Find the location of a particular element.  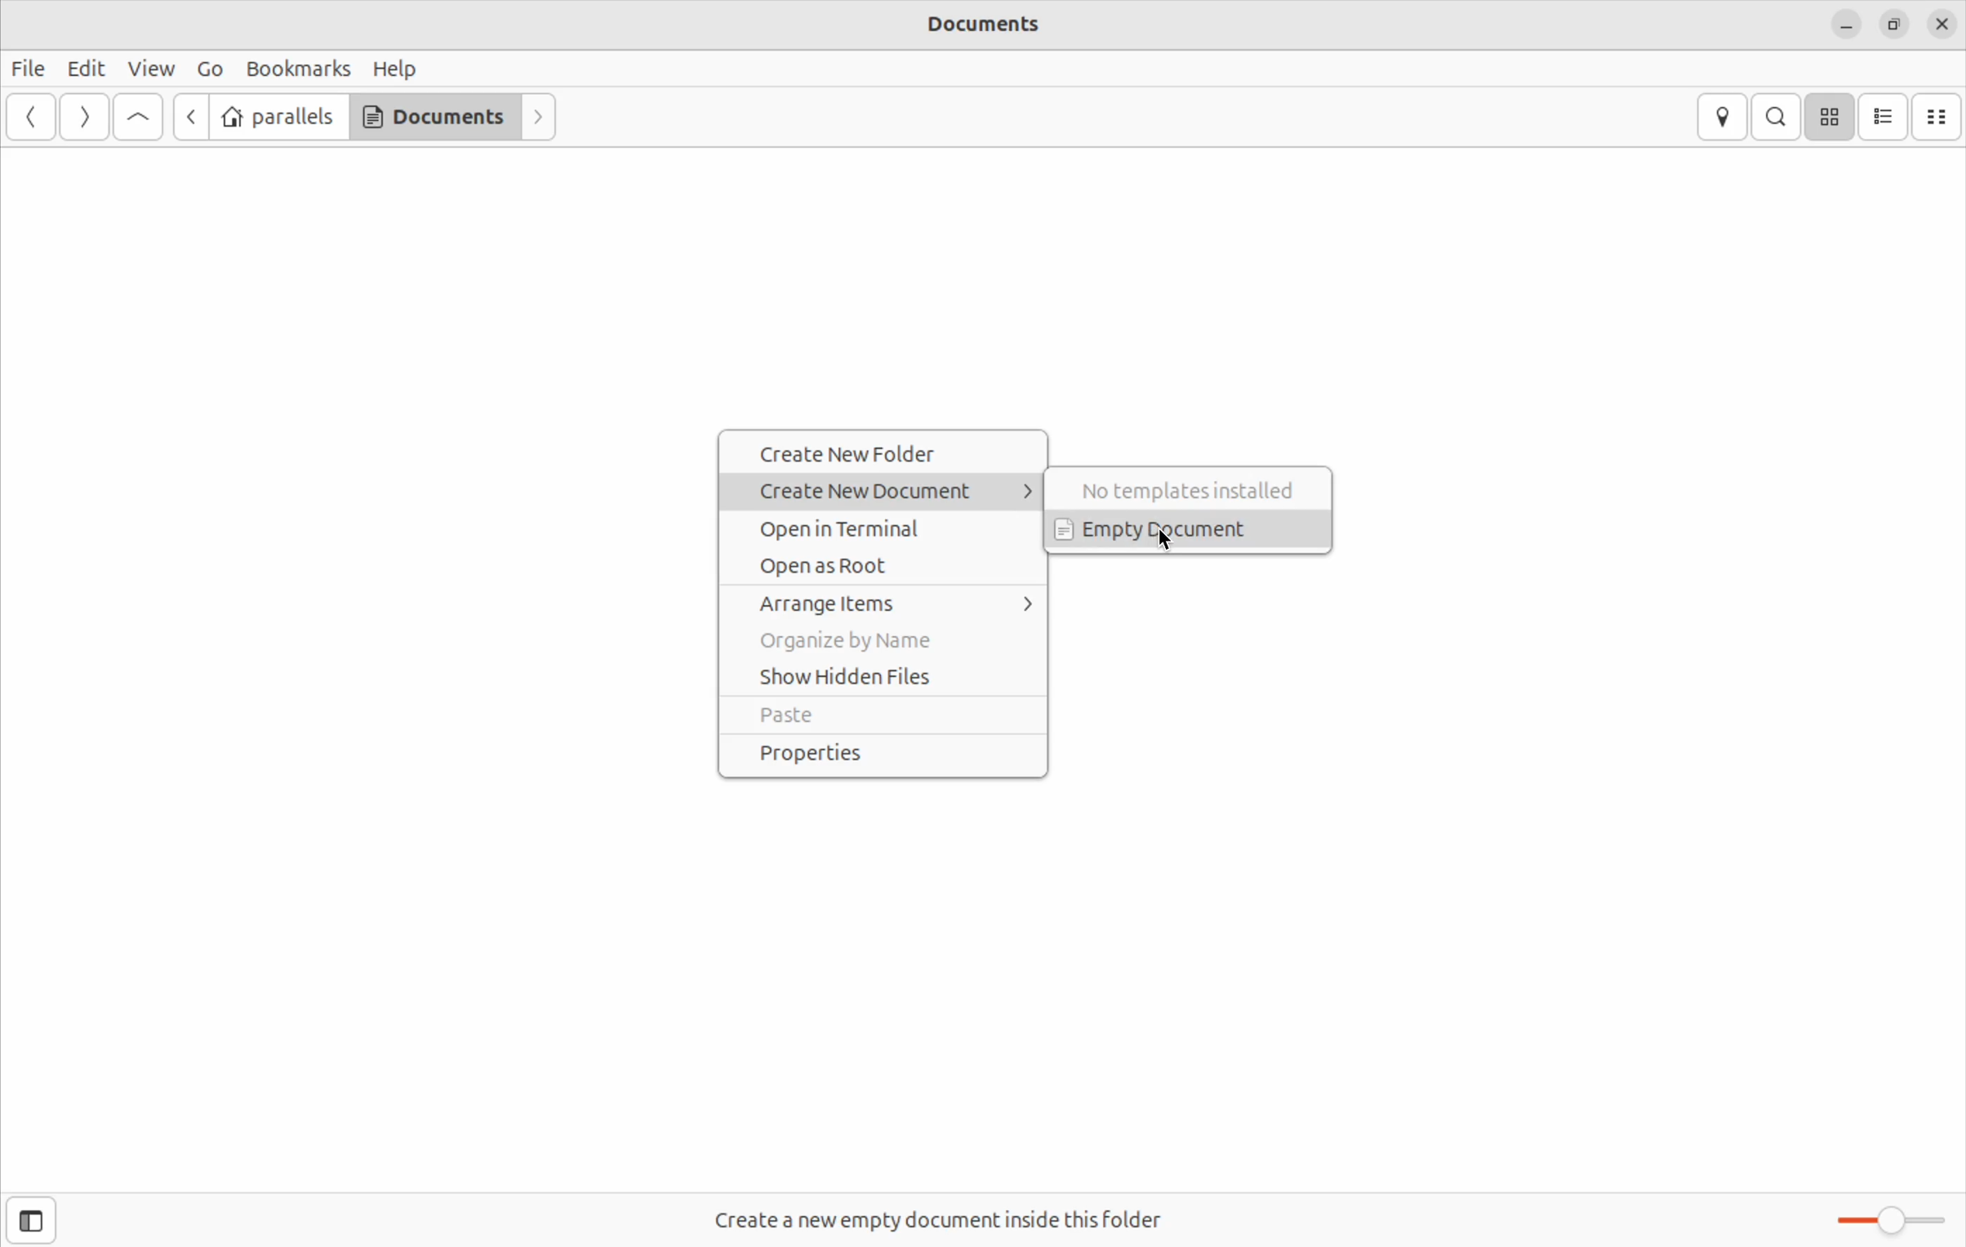

Edit is located at coordinates (85, 69).